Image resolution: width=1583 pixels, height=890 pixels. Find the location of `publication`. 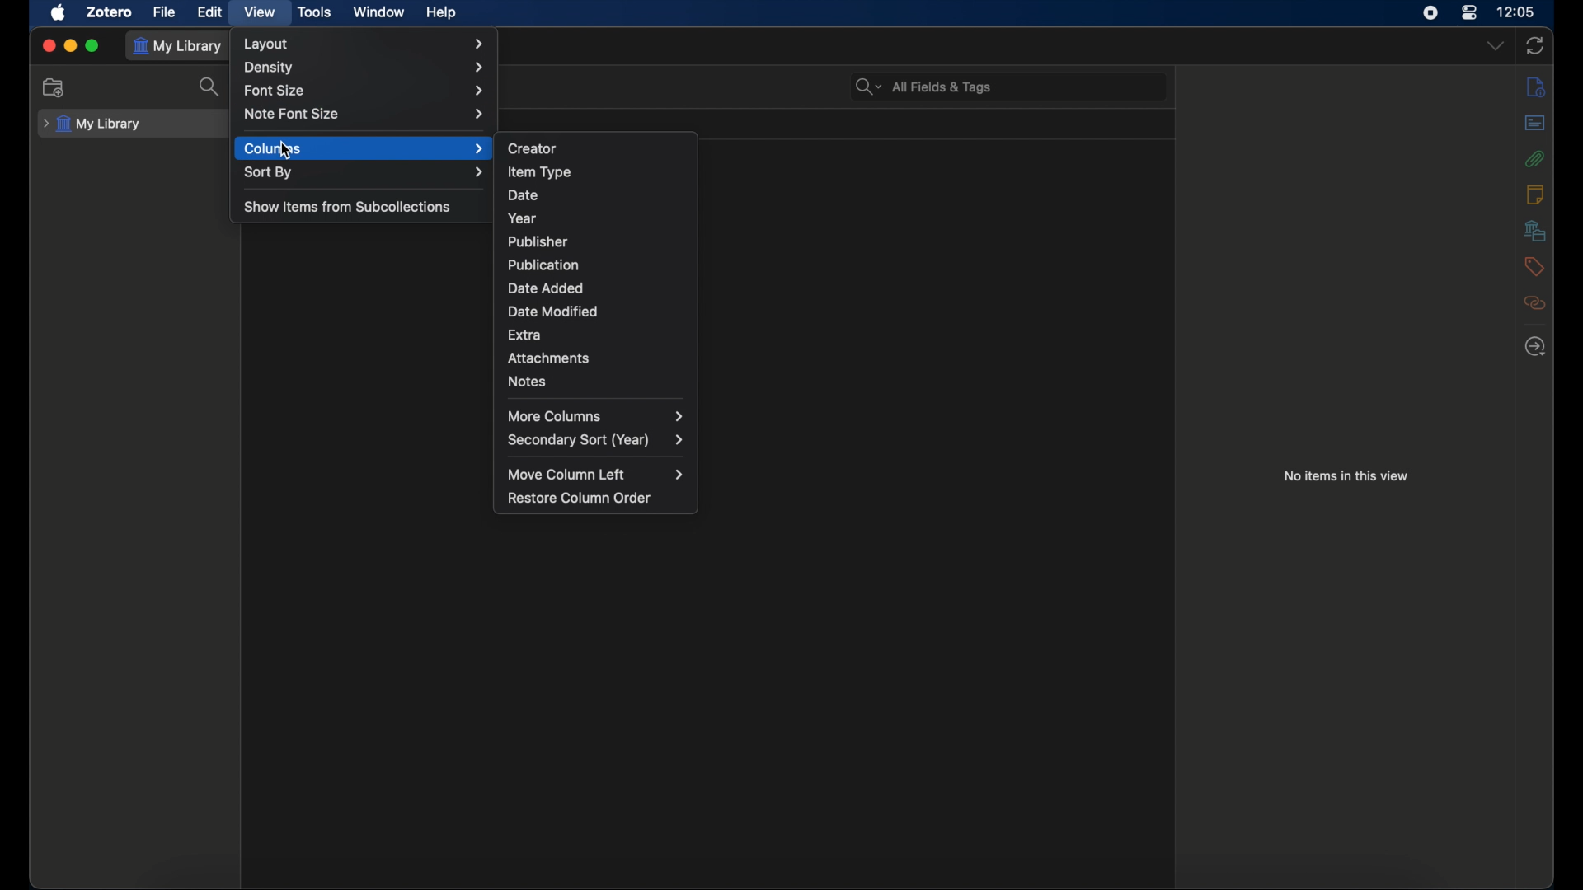

publication is located at coordinates (543, 265).